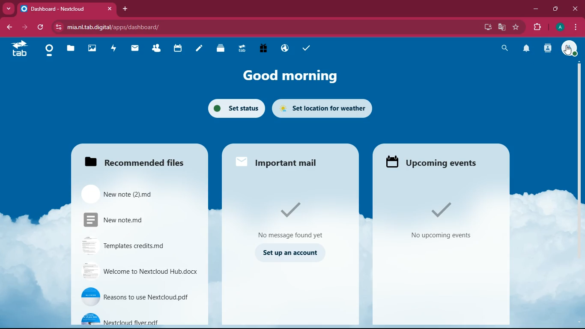  What do you see at coordinates (114, 48) in the screenshot?
I see `activity` at bounding box center [114, 48].